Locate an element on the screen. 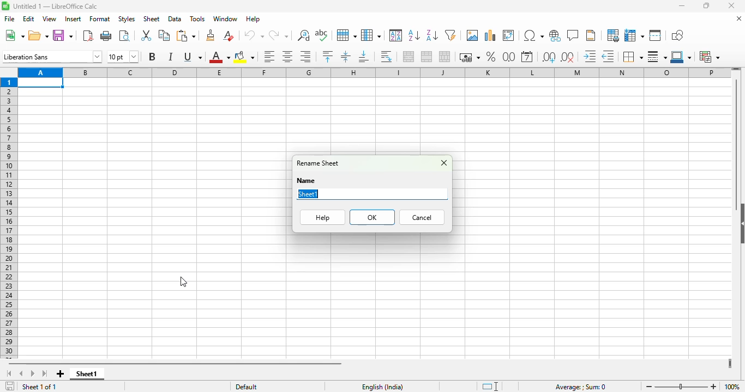  OK is located at coordinates (372, 217).